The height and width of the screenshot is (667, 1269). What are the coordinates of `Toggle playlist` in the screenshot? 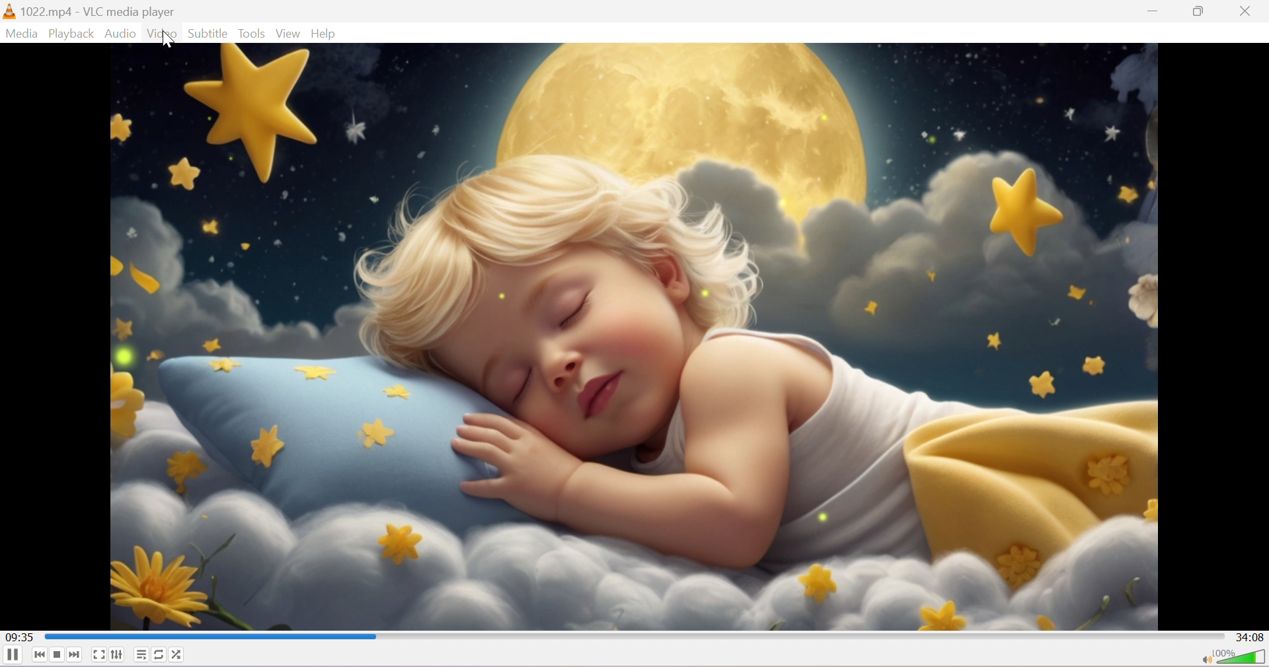 It's located at (141, 654).